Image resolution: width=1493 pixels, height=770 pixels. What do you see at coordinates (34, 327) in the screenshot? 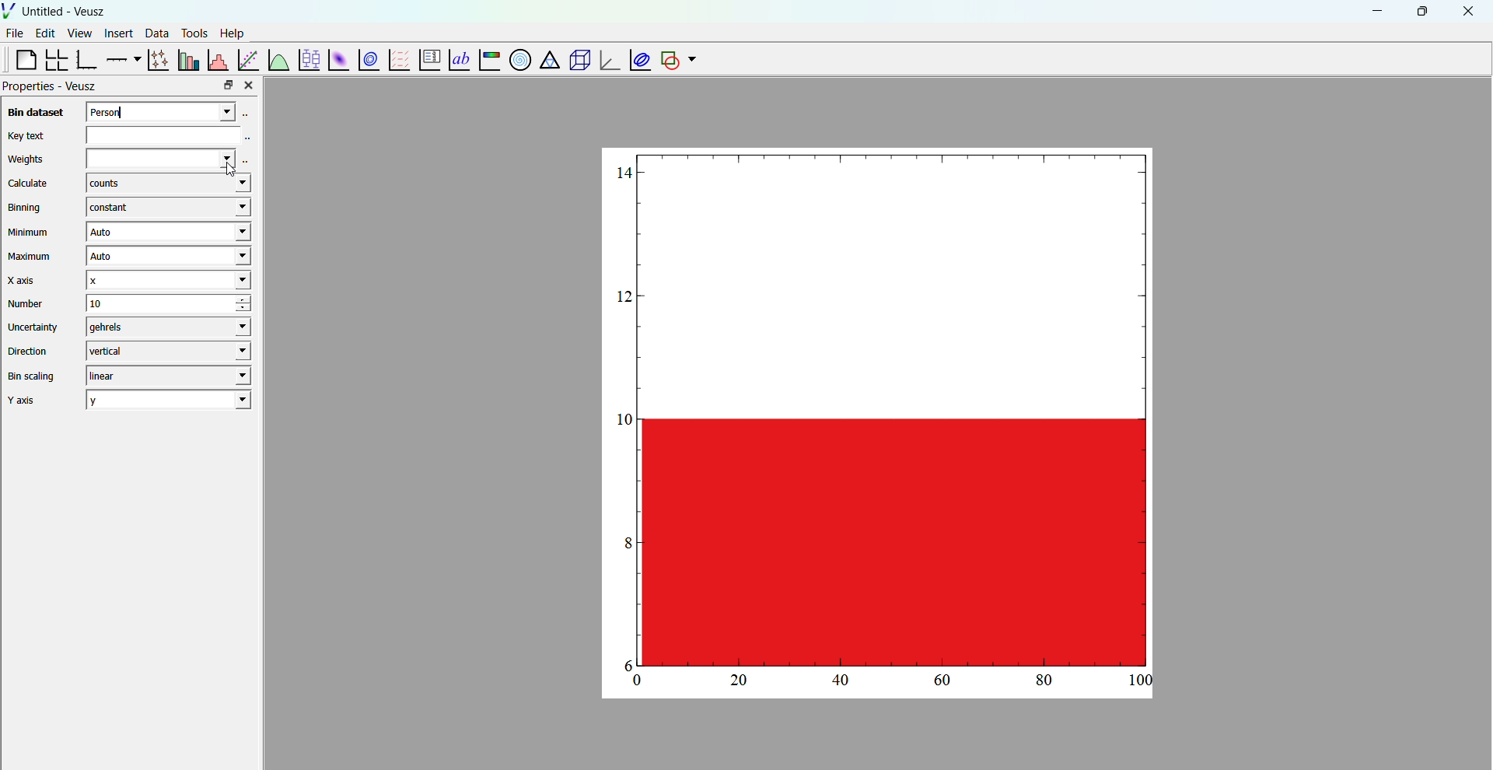
I see `Uncertainty` at bounding box center [34, 327].